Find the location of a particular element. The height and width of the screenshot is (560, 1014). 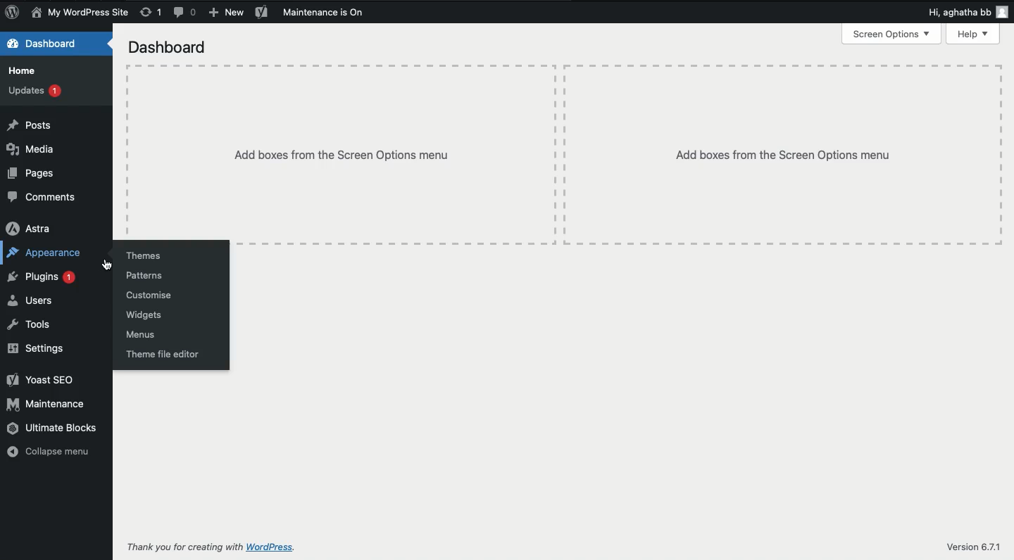

Site is located at coordinates (78, 13).